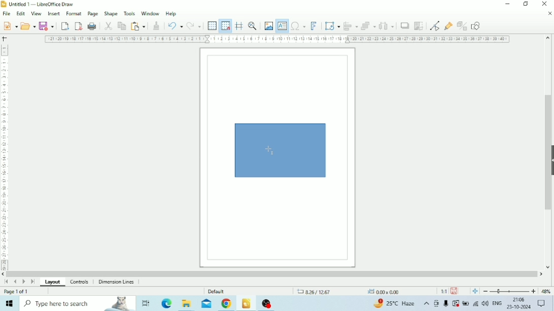 The image size is (554, 311). I want to click on Toggle Point Edit Mode, so click(435, 26).